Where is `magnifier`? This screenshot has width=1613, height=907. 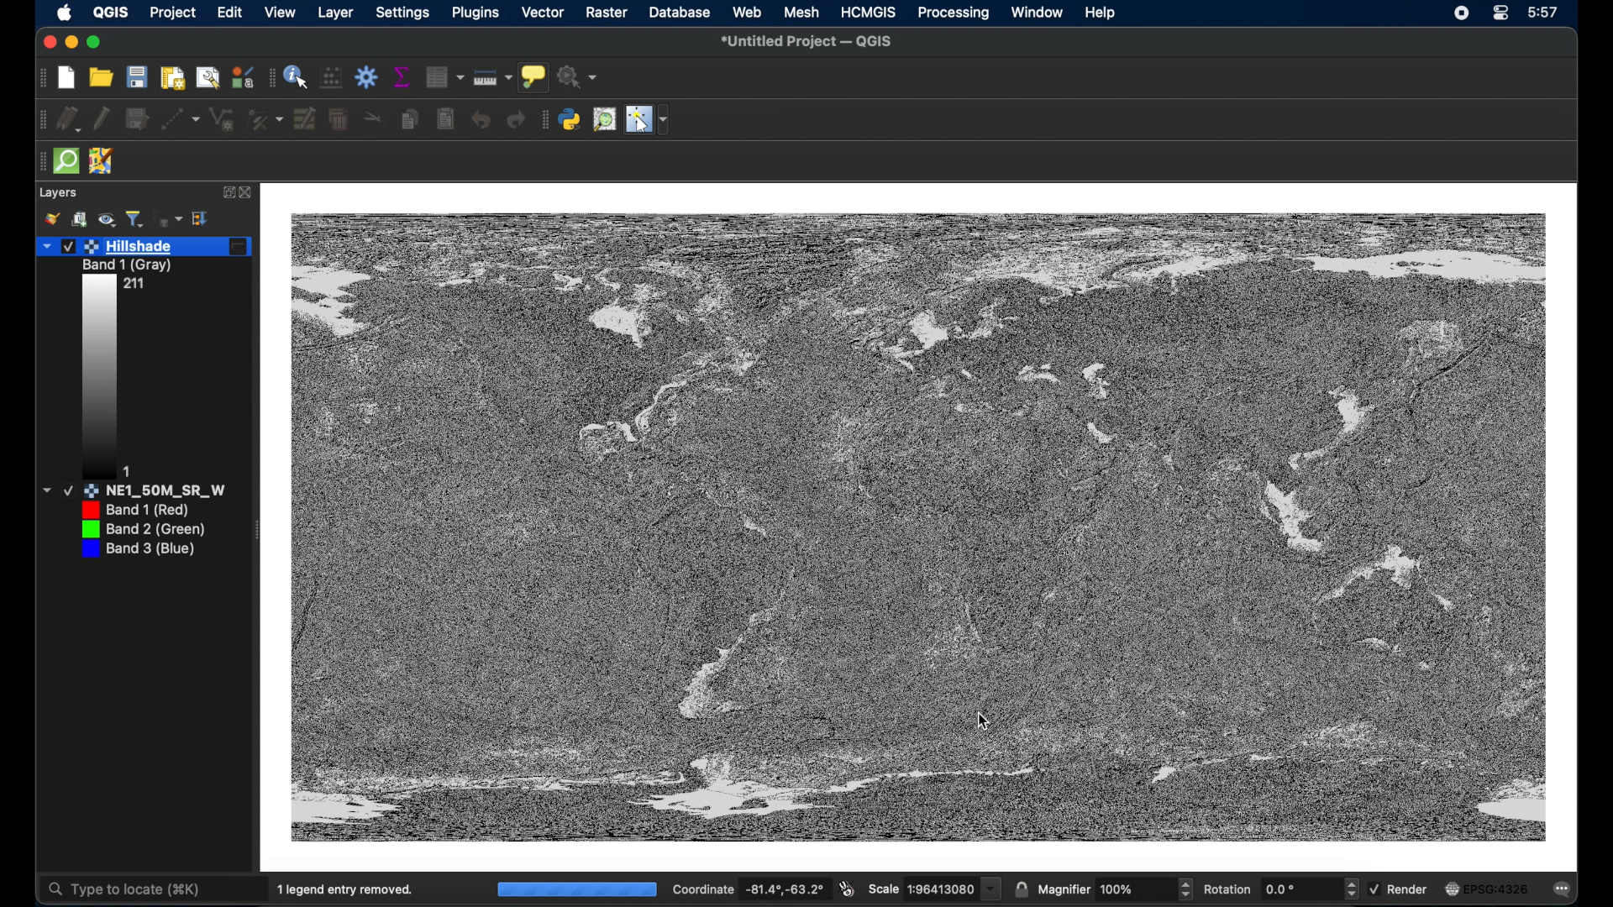
magnifier is located at coordinates (1104, 889).